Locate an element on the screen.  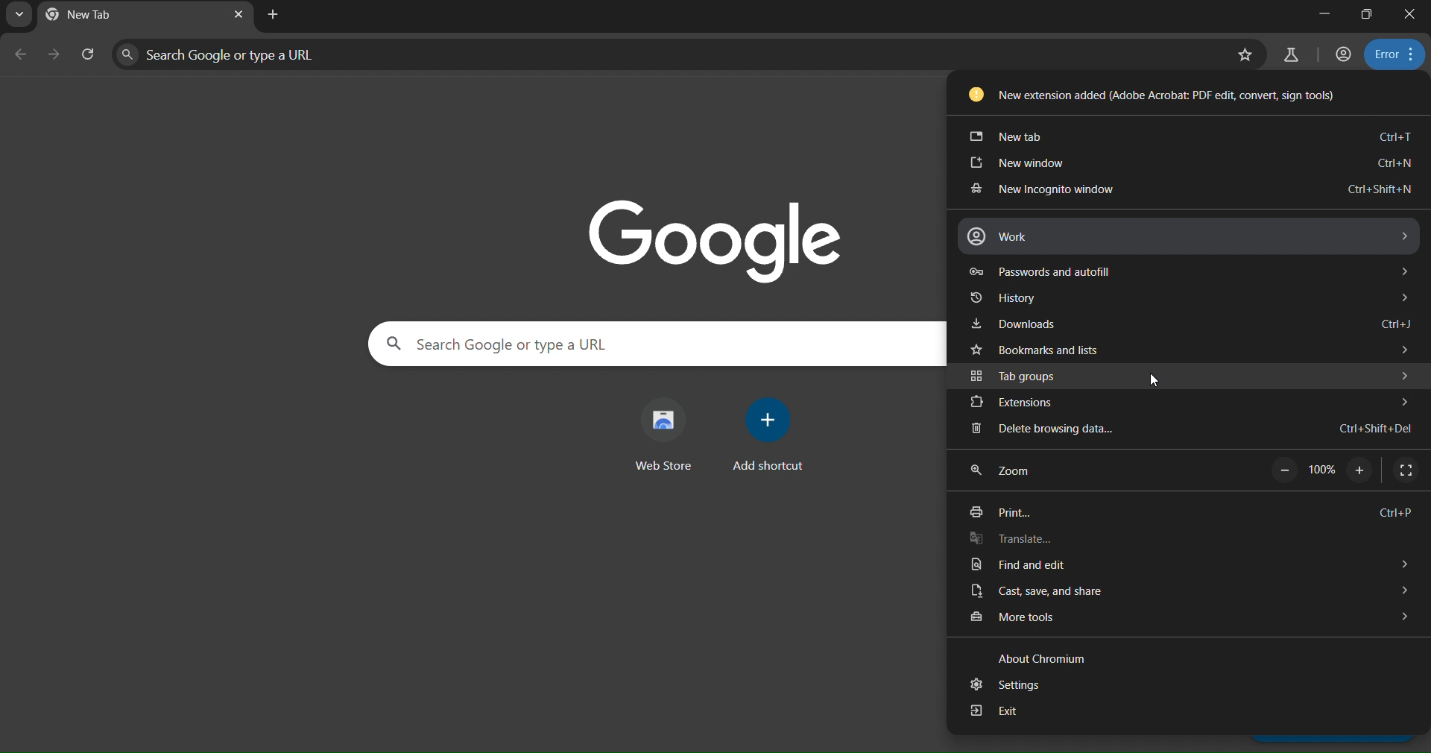
print is located at coordinates (1197, 514).